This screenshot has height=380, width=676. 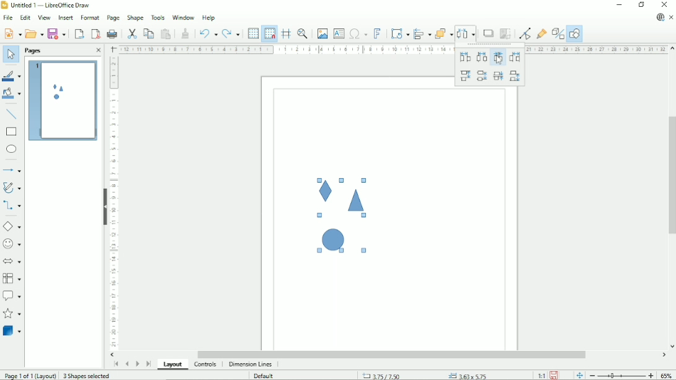 I want to click on Basic shapes , so click(x=12, y=226).